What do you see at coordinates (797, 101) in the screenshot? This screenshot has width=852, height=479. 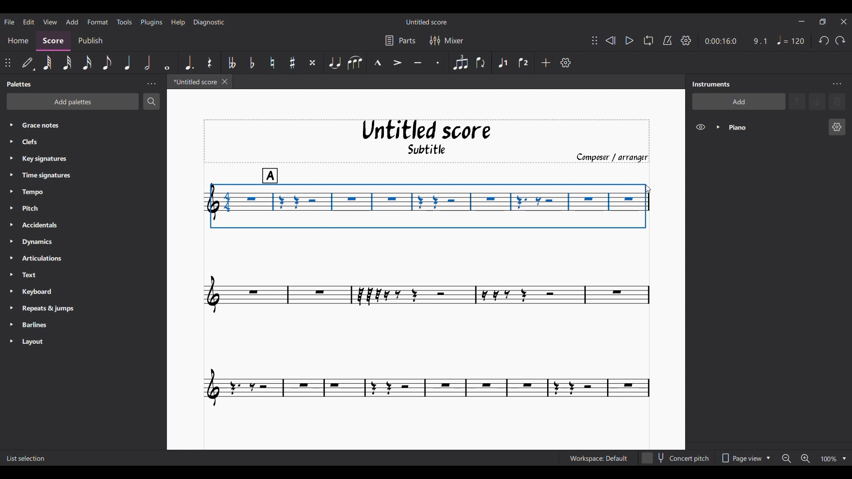 I see `Move instrument up` at bounding box center [797, 101].